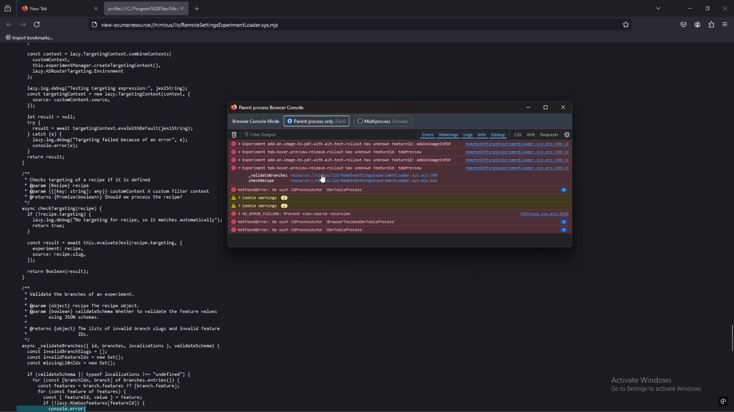 This screenshot has width=734, height=412. Describe the element at coordinates (317, 121) in the screenshot. I see `parent process only` at that location.